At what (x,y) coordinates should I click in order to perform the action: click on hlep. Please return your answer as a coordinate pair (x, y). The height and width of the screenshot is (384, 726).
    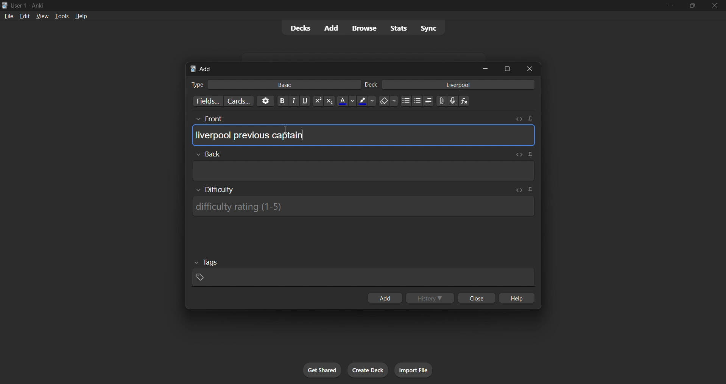
    Looking at the image, I should click on (518, 299).